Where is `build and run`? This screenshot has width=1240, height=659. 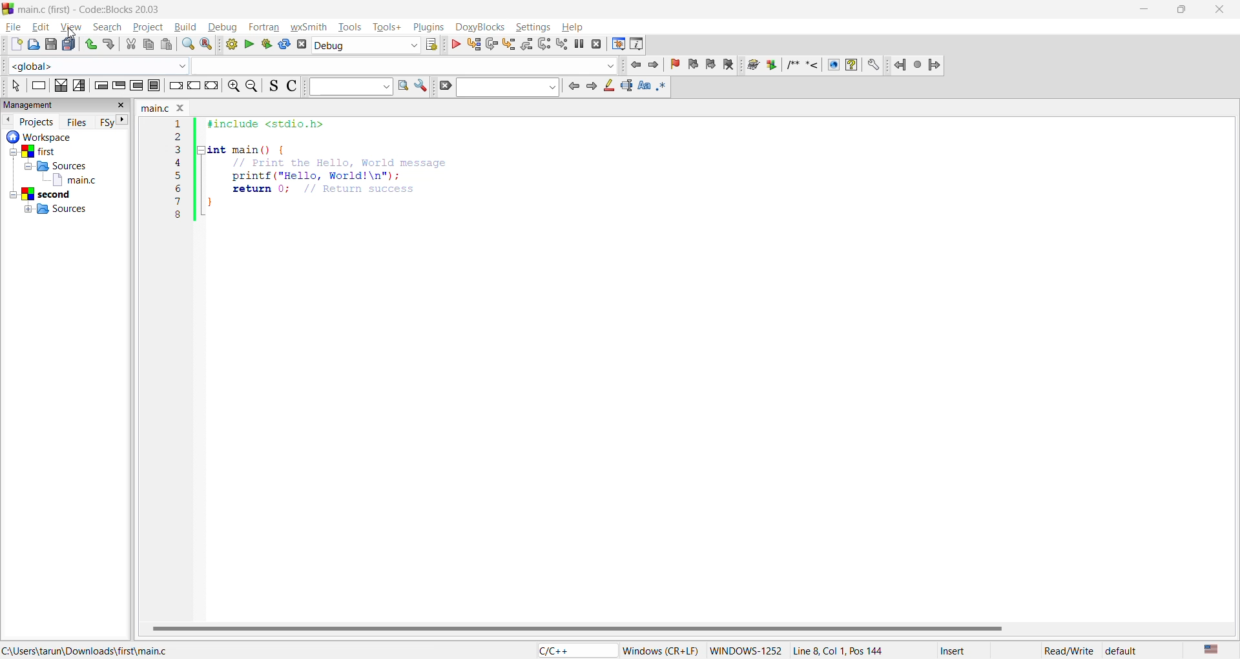
build and run is located at coordinates (265, 45).